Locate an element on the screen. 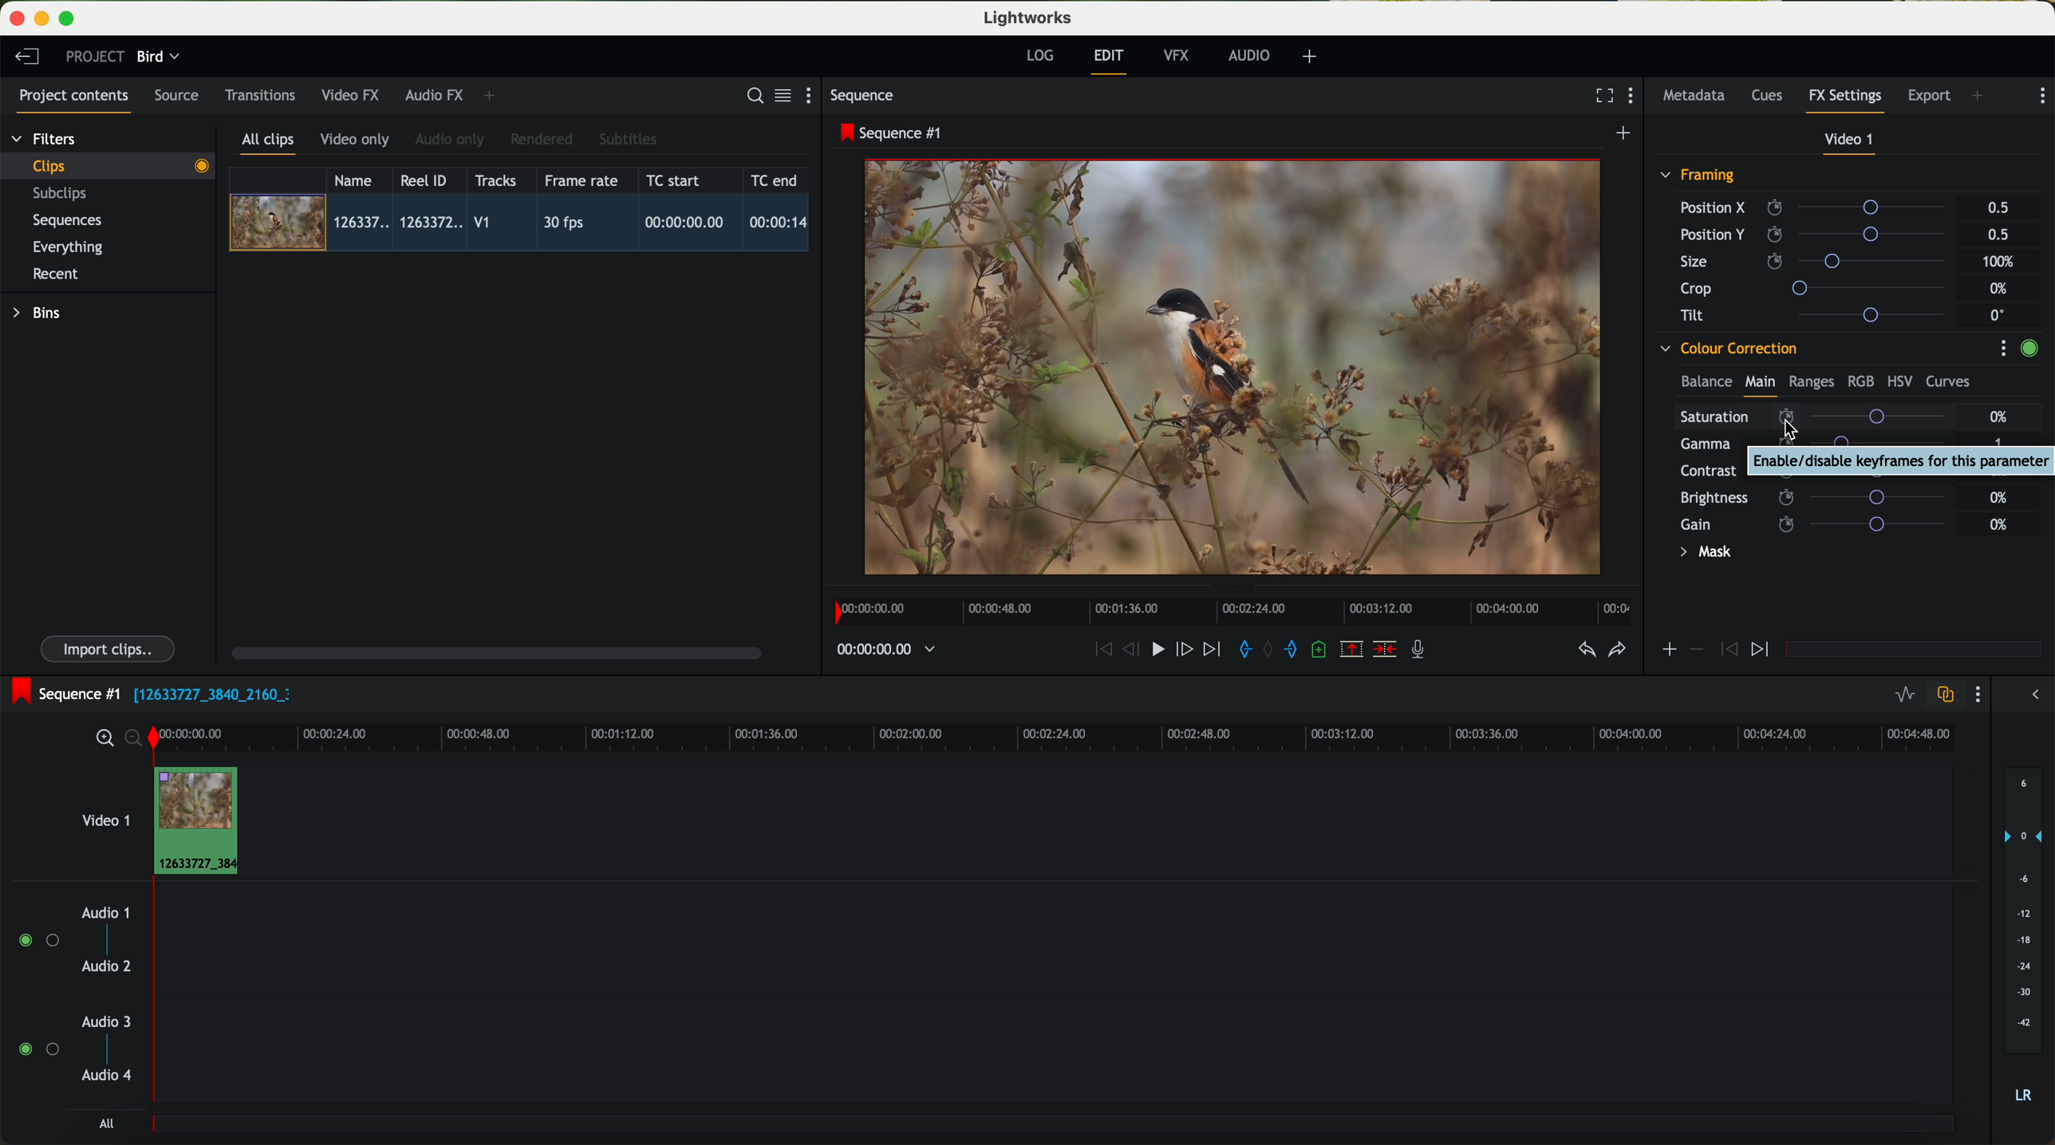 This screenshot has height=1145, width=2055. audio is located at coordinates (1249, 55).